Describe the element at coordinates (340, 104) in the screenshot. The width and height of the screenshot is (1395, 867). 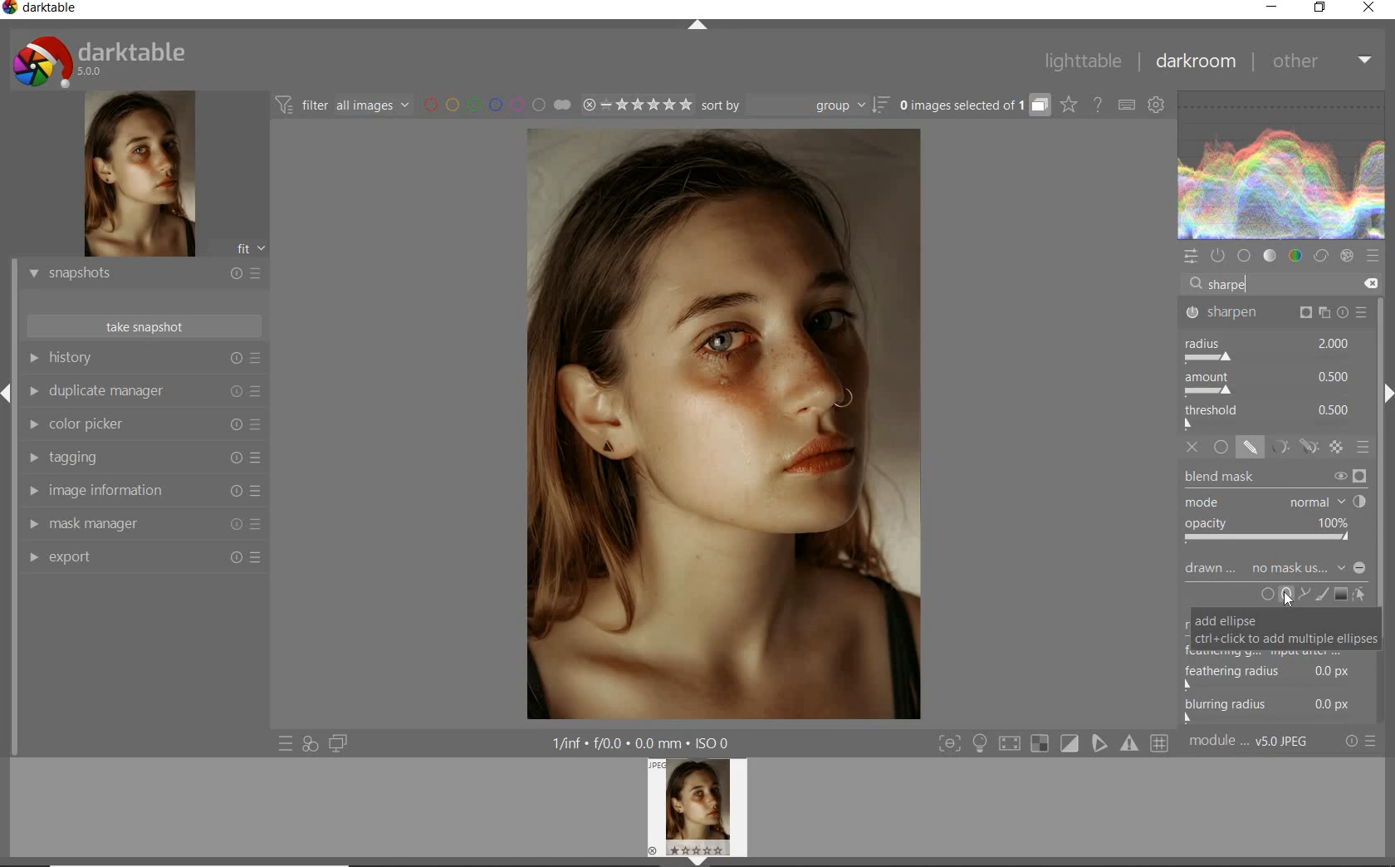
I see `filter images based on their modules` at that location.